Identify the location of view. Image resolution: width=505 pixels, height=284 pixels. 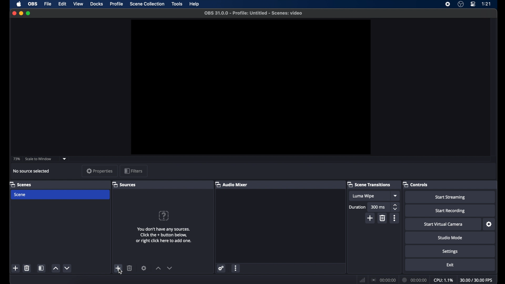
(79, 4).